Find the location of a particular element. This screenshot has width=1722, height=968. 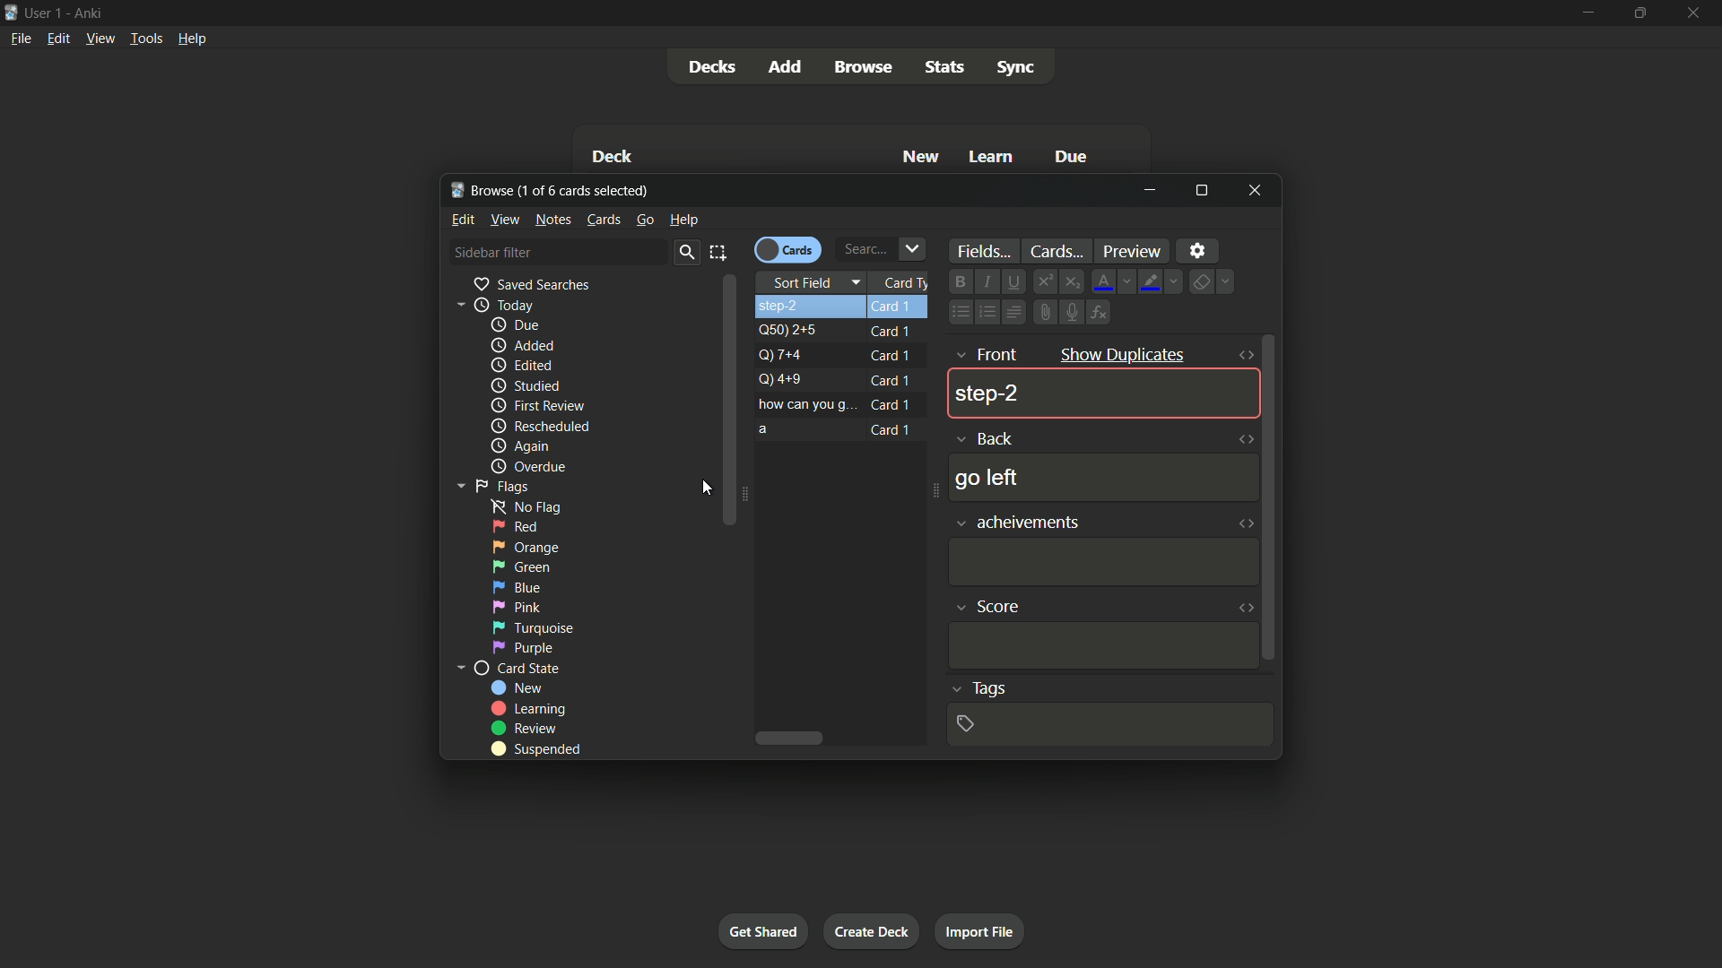

Show duplicate is located at coordinates (1121, 353).